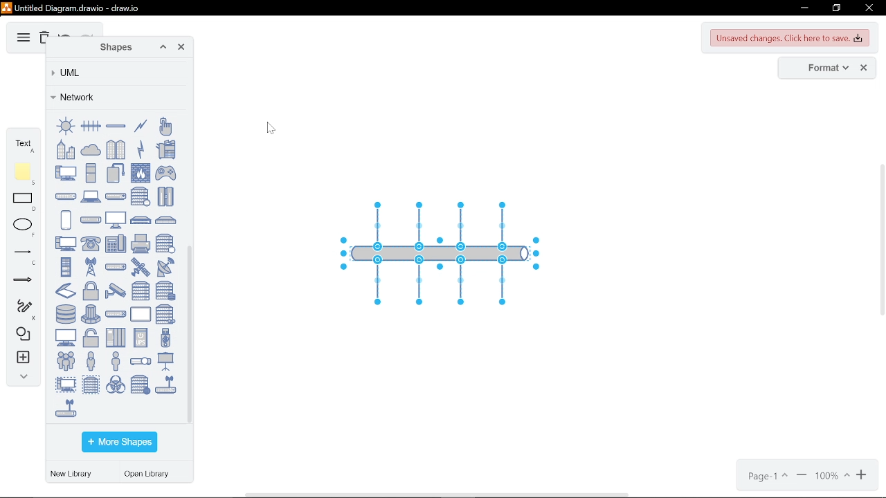  I want to click on minimize, so click(803, 8).